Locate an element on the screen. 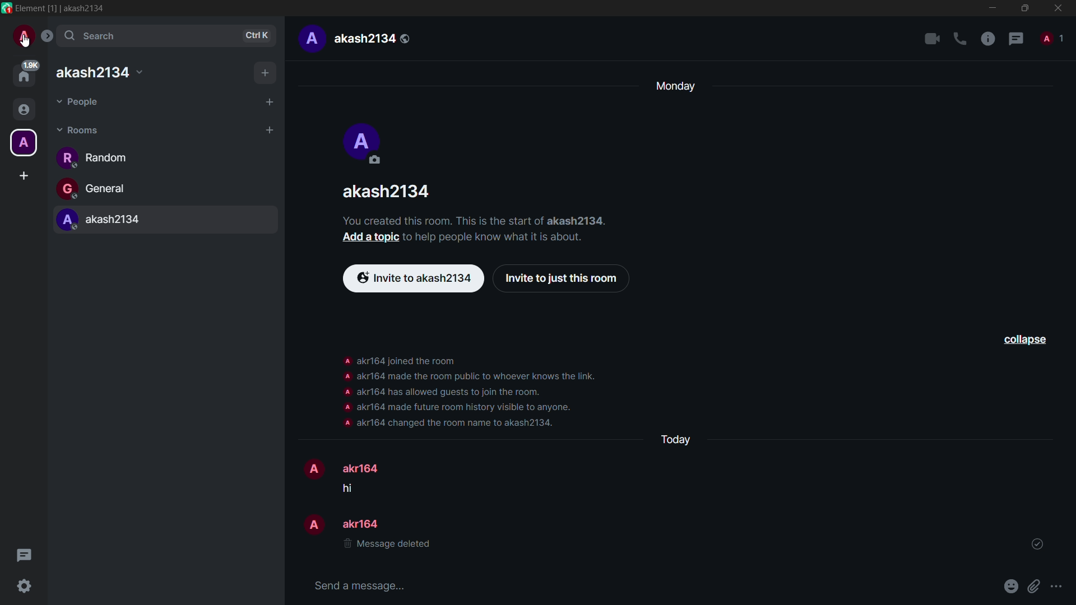  akr164 is located at coordinates (364, 468).